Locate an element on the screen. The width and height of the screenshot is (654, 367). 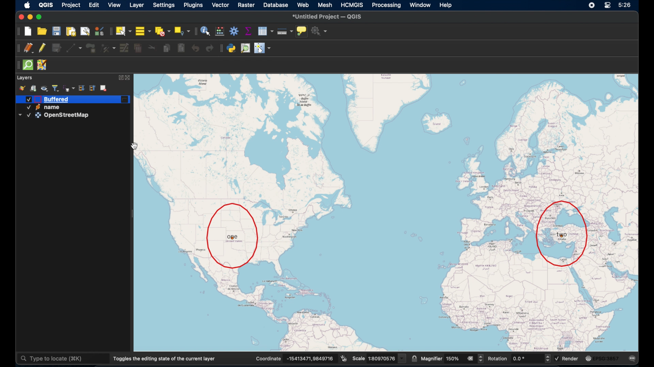
save project is located at coordinates (56, 31).